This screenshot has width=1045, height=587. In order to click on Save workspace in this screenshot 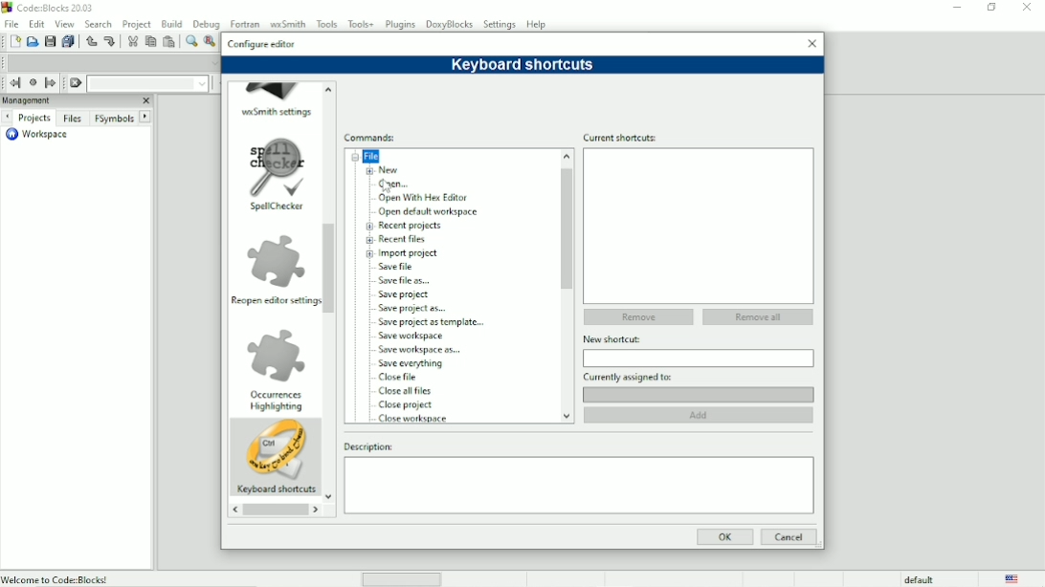, I will do `click(417, 336)`.